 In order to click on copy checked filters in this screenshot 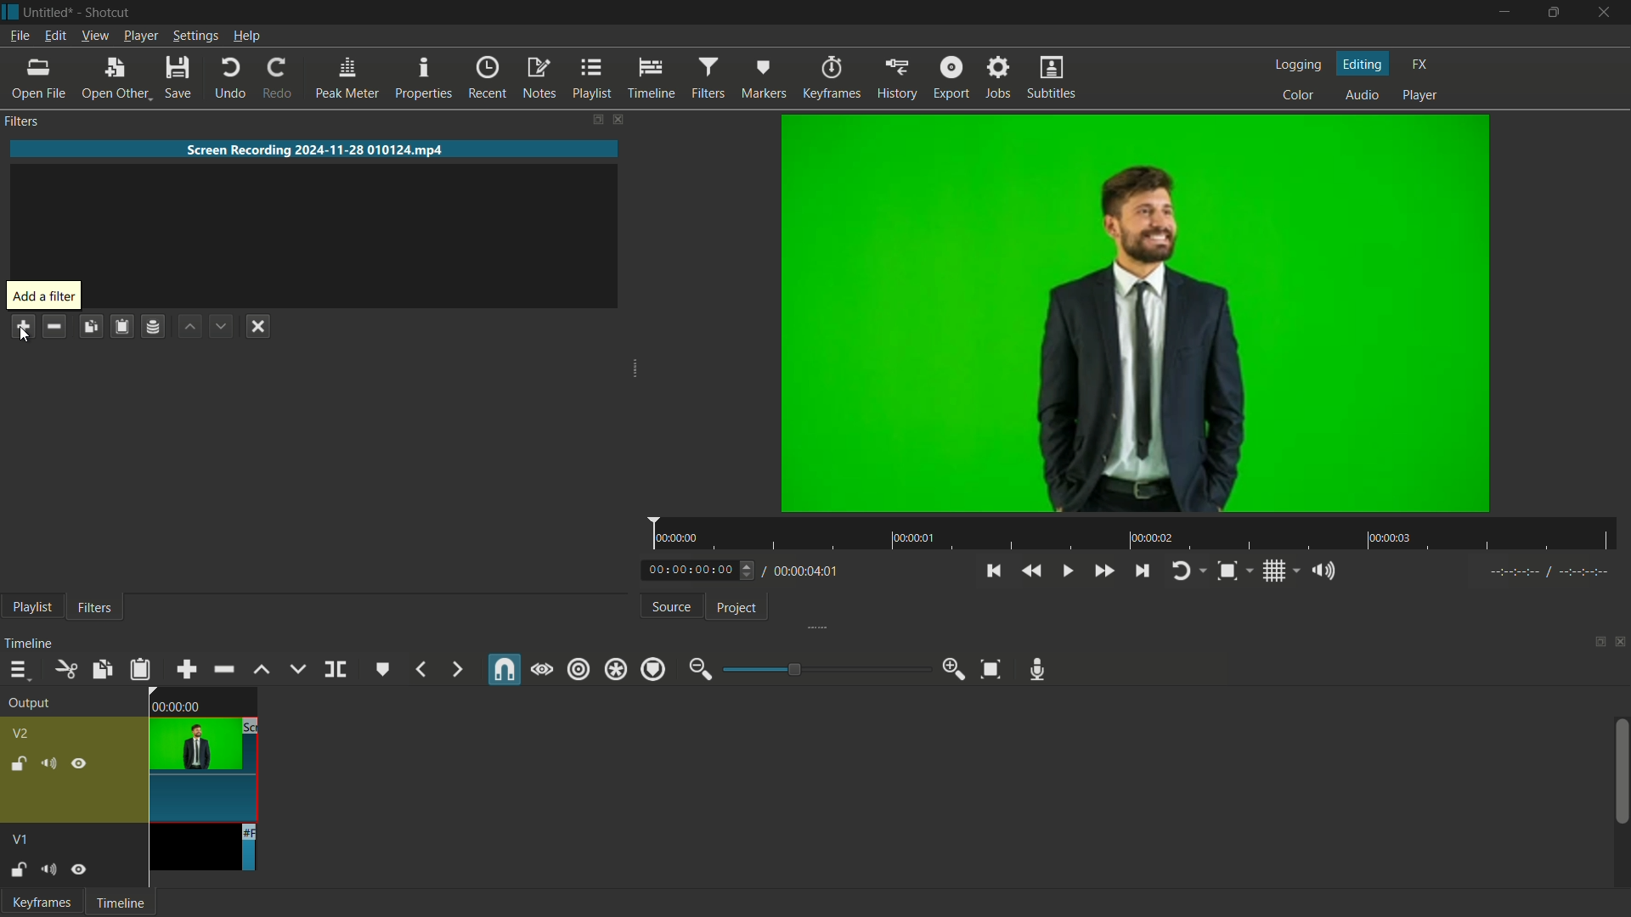, I will do `click(90, 327)`.